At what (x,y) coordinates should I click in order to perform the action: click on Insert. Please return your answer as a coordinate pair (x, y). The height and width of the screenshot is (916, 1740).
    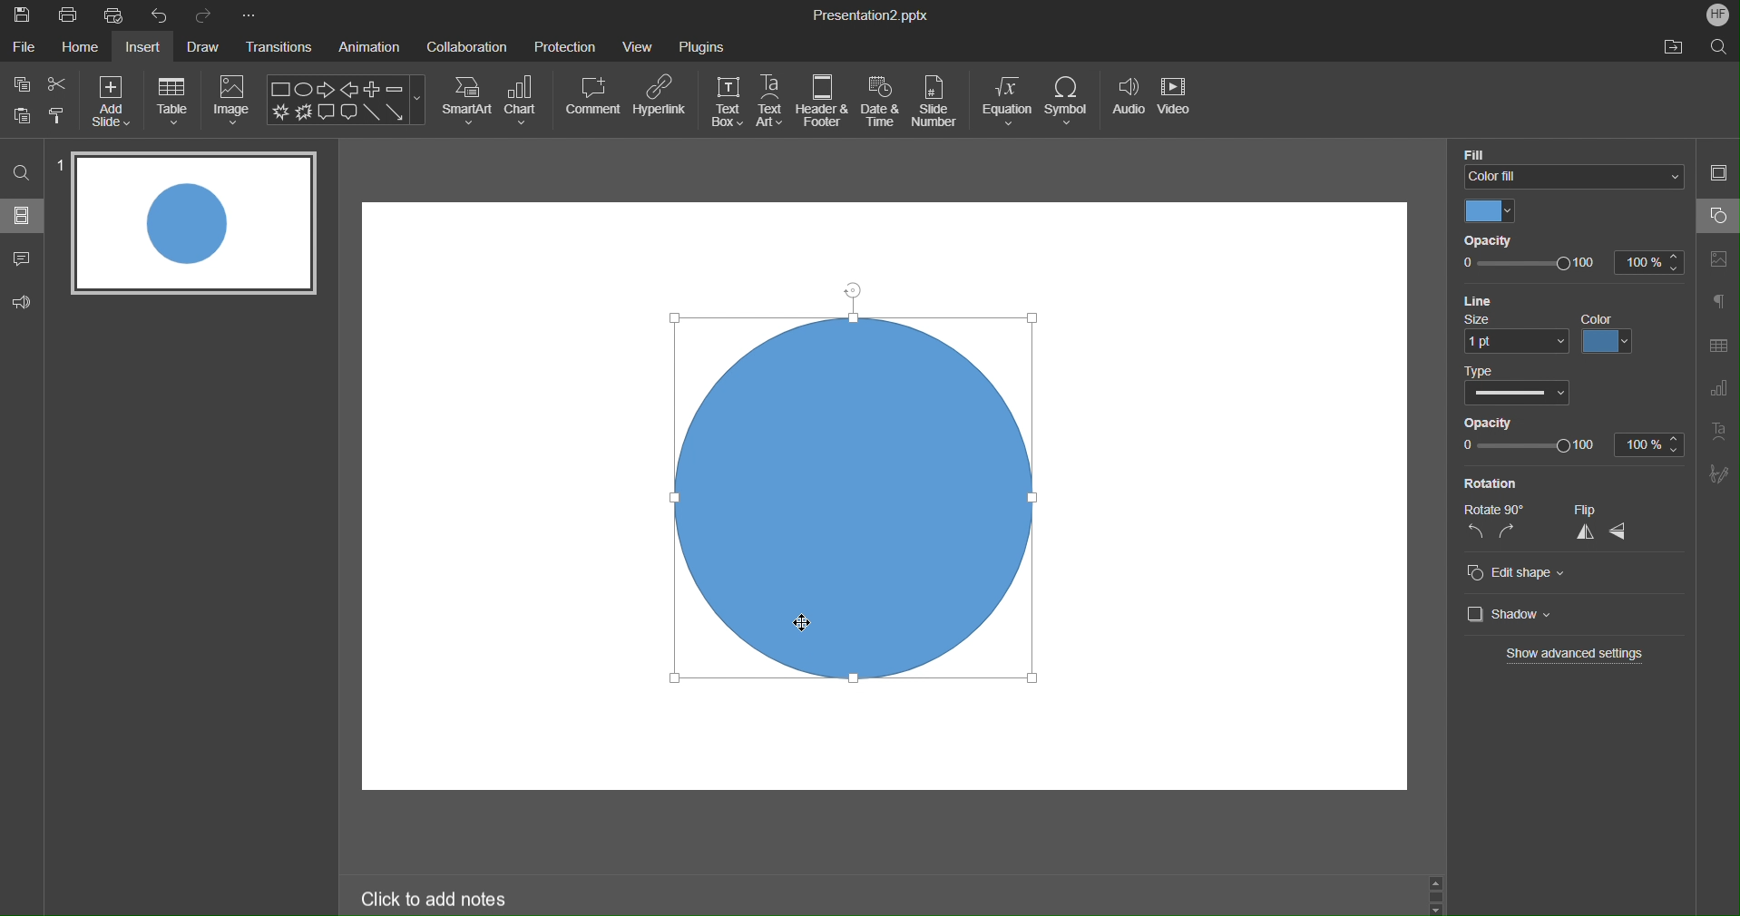
    Looking at the image, I should click on (147, 48).